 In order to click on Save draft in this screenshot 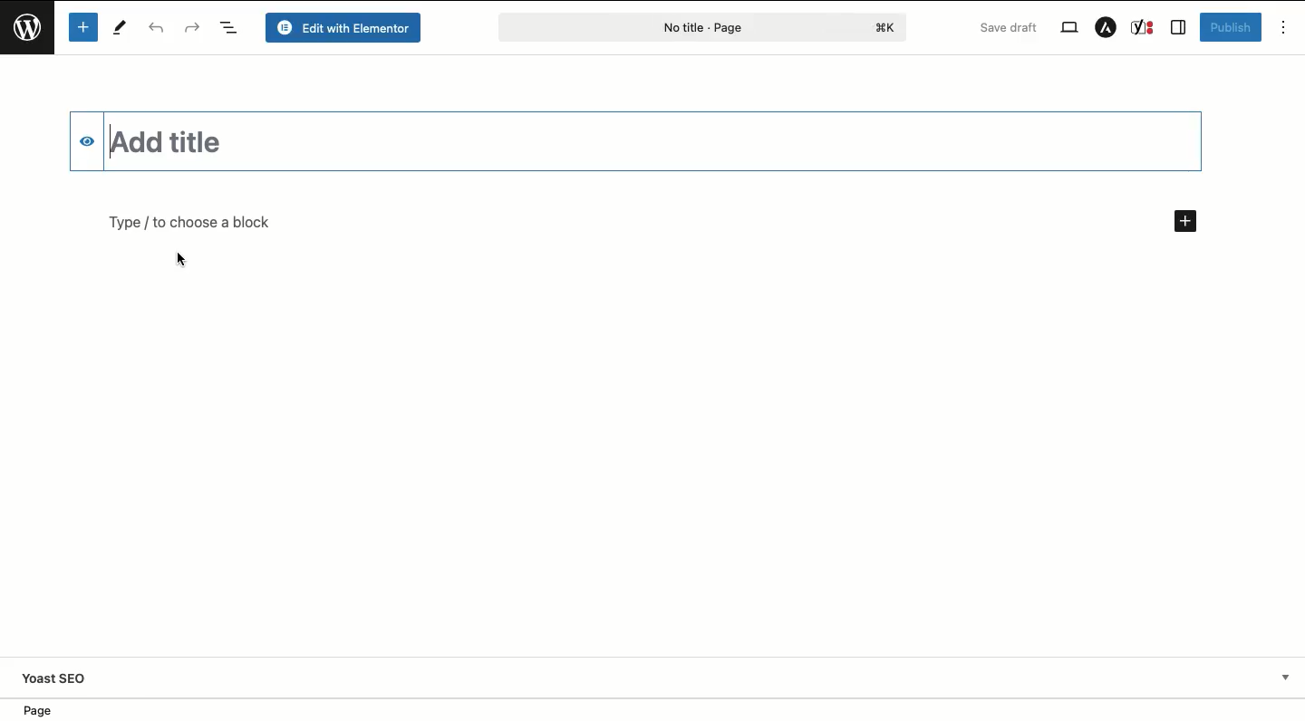, I will do `click(1010, 28)`.